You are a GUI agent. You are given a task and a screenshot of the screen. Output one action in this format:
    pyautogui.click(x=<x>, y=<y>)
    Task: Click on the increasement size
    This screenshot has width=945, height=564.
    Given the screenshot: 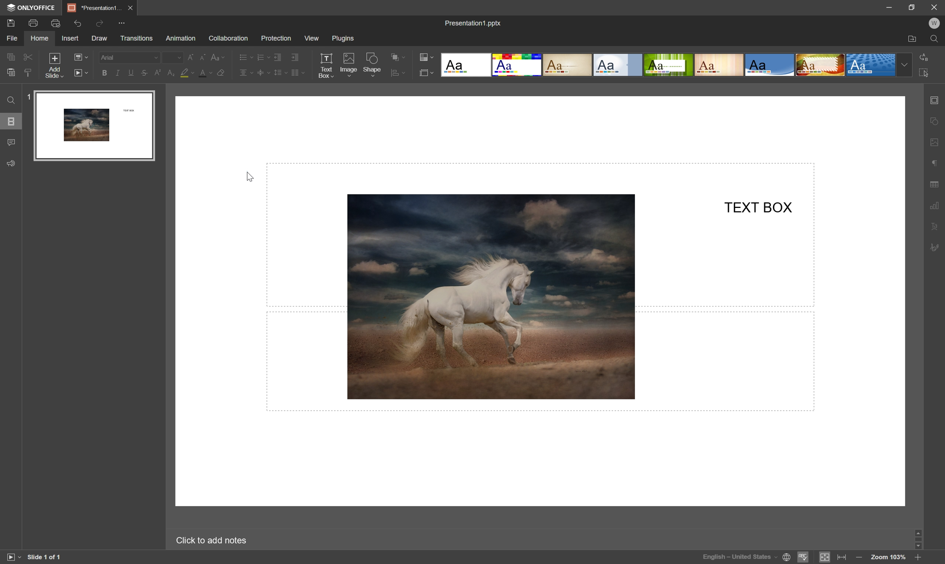 What is the action you would take?
    pyautogui.click(x=192, y=57)
    